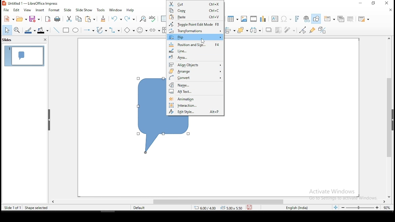 The image size is (395, 222). What do you see at coordinates (195, 58) in the screenshot?
I see `area` at bounding box center [195, 58].